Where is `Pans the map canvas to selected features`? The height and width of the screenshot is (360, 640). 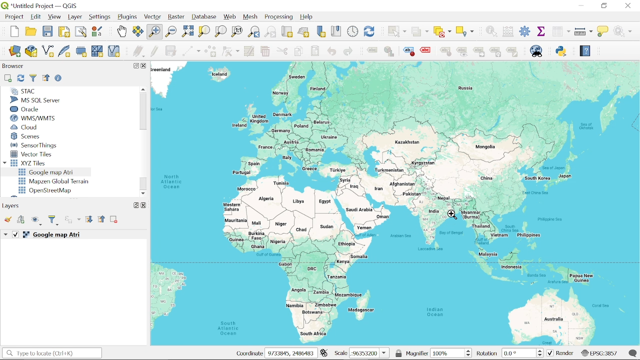
Pans the map canvas to selected features is located at coordinates (138, 32).